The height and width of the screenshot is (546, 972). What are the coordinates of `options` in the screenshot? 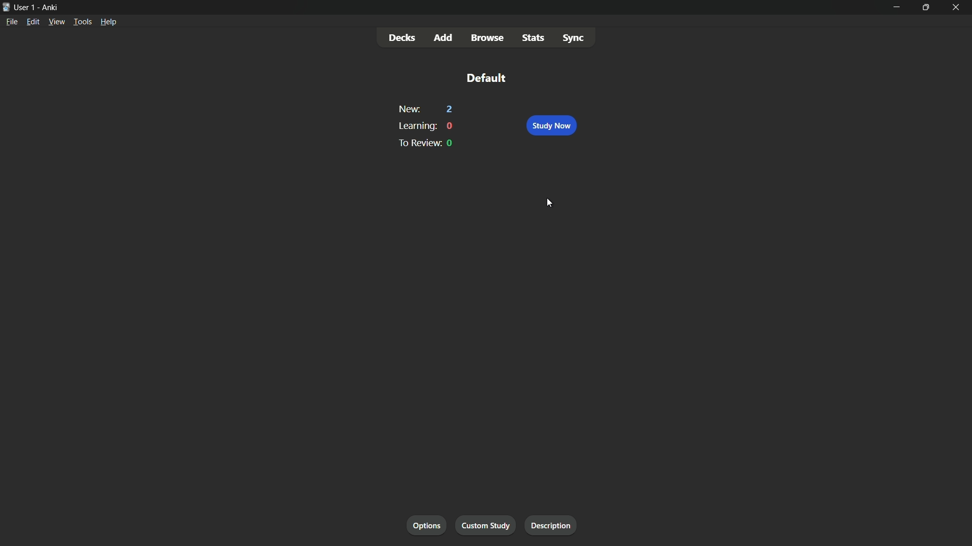 It's located at (427, 525).